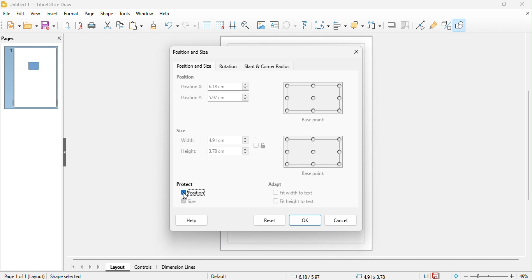 This screenshot has height=280, width=532. What do you see at coordinates (44, 5) in the screenshot?
I see `untitled 1- libre office draw` at bounding box center [44, 5].